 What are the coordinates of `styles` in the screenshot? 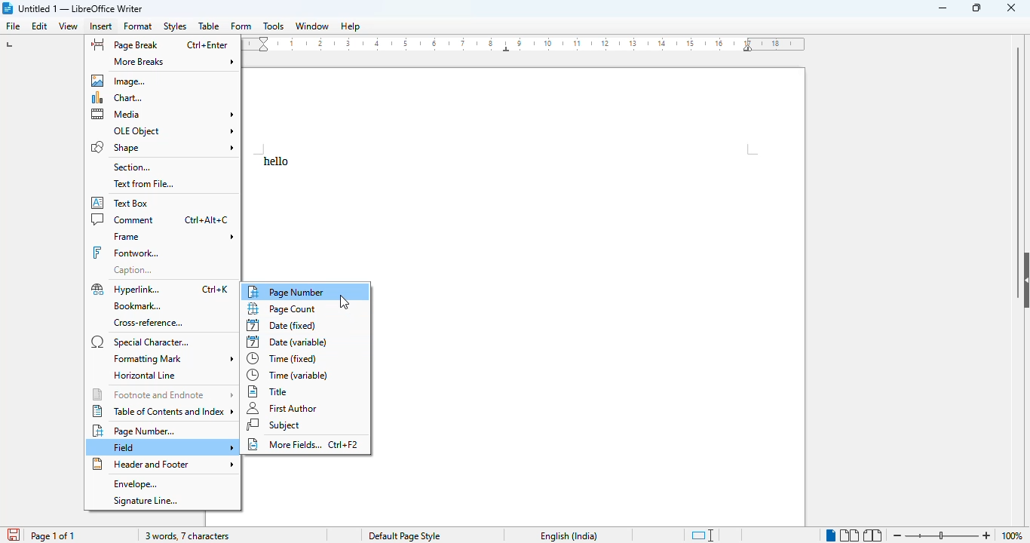 It's located at (176, 26).